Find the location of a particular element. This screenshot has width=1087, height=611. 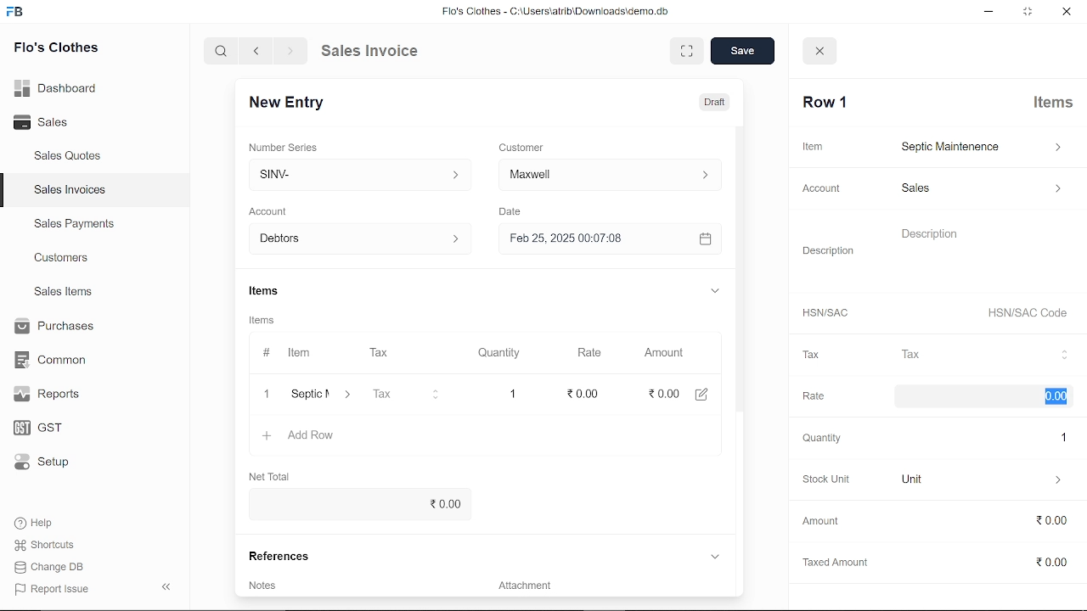

Setup is located at coordinates (46, 462).